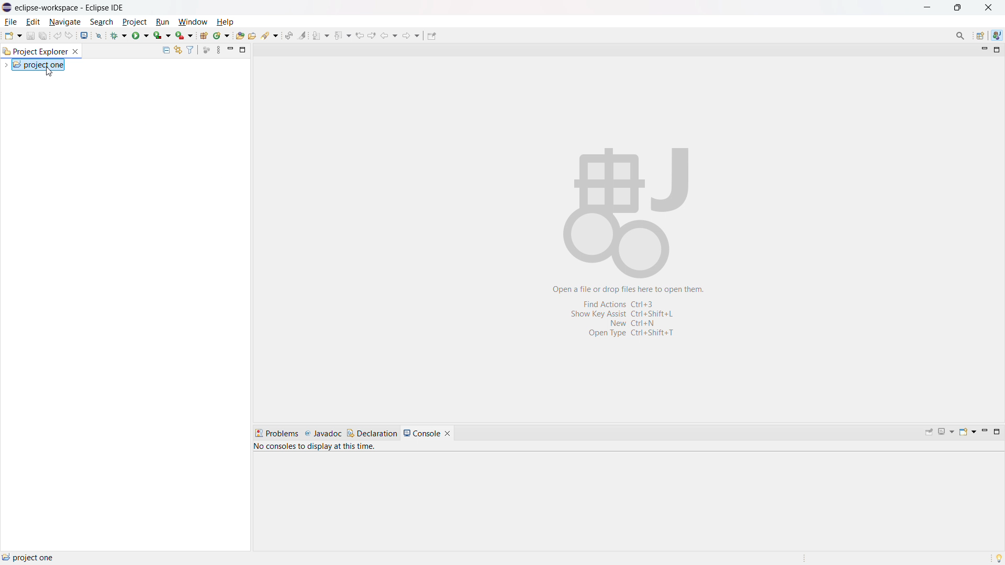  I want to click on console, so click(422, 433).